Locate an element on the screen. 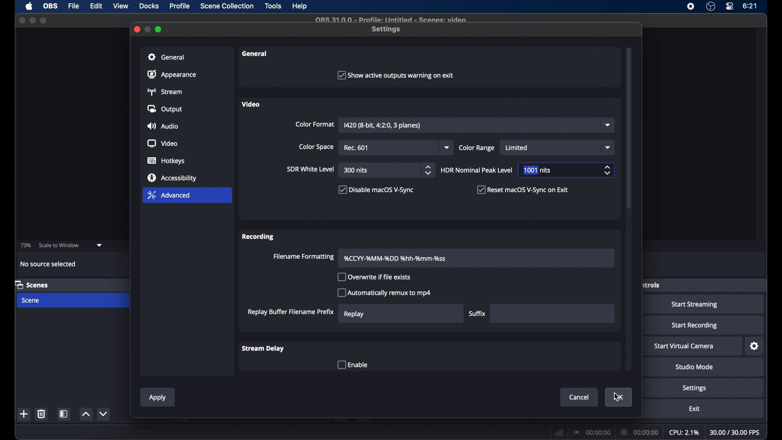 The image size is (782, 440). cpu is located at coordinates (685, 432).